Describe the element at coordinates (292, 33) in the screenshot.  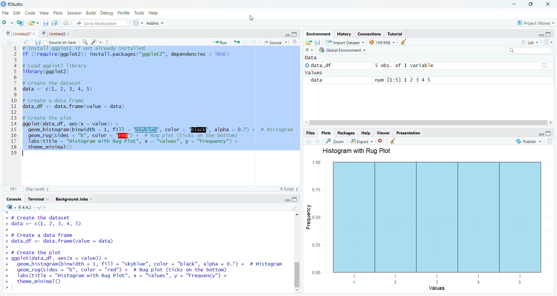
I see `minimize/maximize` at that location.